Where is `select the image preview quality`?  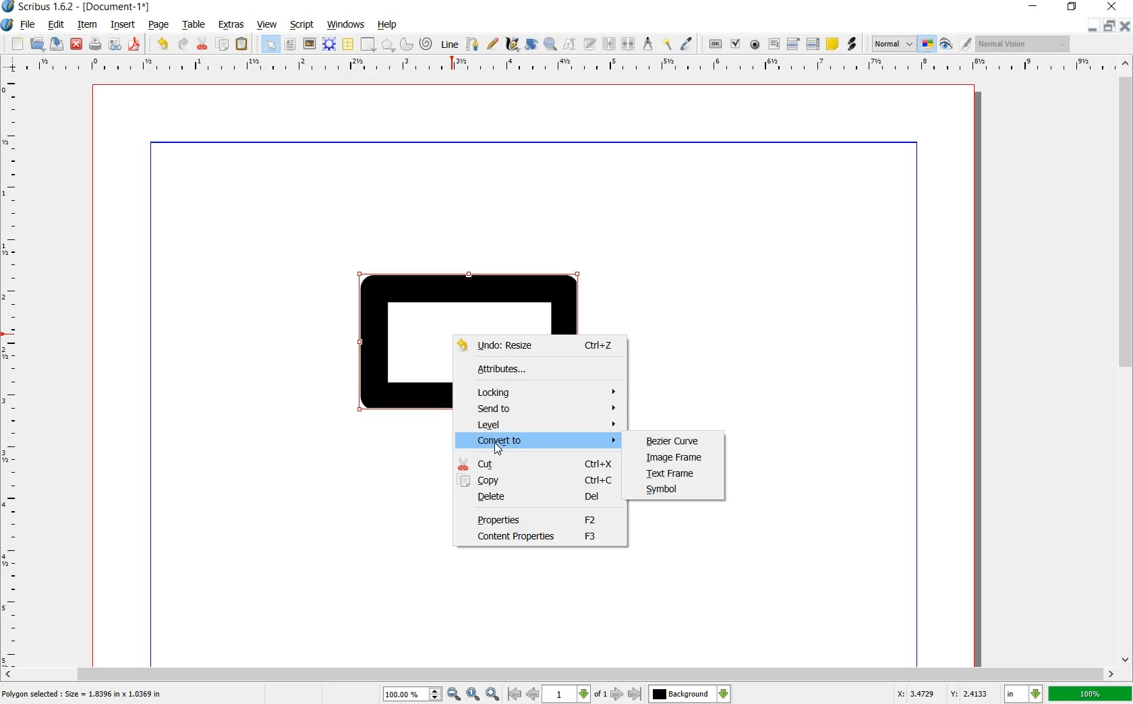 select the image preview quality is located at coordinates (891, 42).